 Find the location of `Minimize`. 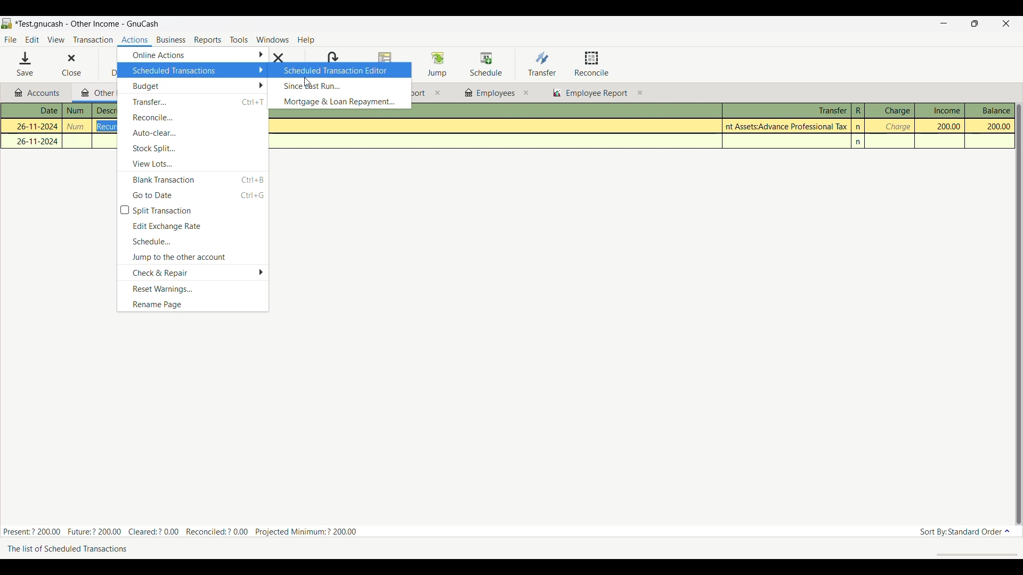

Minimize is located at coordinates (940, 24).